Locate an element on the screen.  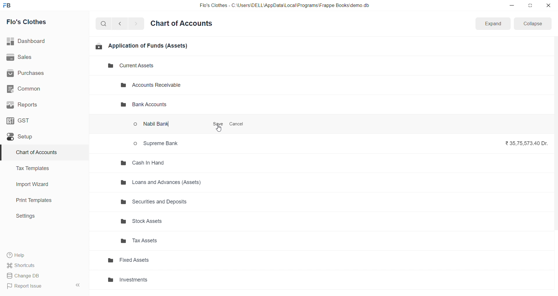
Stock Assets is located at coordinates (166, 221).